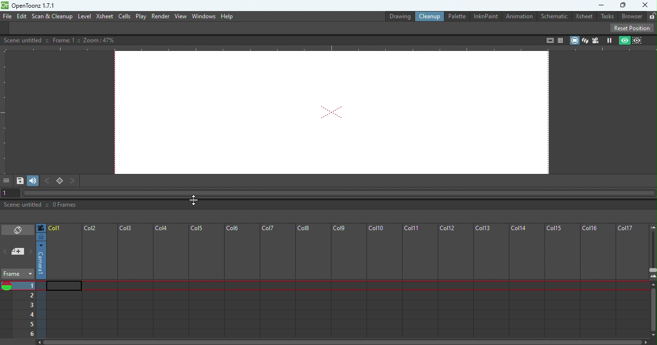  Describe the element at coordinates (61, 39) in the screenshot. I see `Canvas details` at that location.